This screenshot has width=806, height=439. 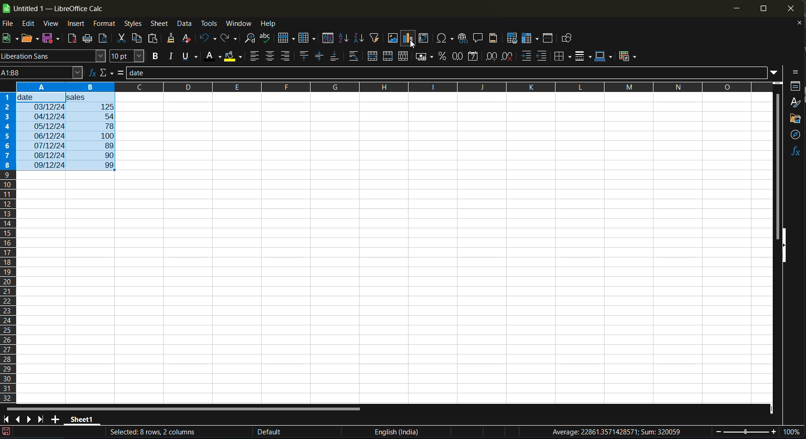 I want to click on tools, so click(x=211, y=24).